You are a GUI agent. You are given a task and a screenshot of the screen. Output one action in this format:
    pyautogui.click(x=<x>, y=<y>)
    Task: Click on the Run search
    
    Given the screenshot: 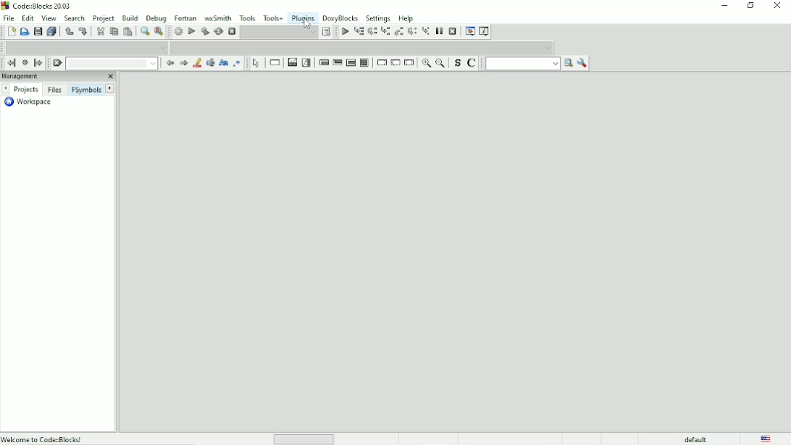 What is the action you would take?
    pyautogui.click(x=568, y=64)
    